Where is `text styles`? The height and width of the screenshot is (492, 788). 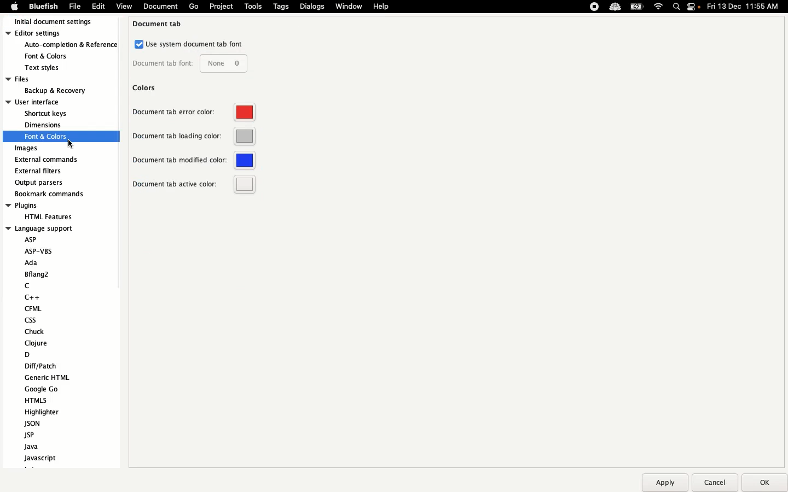
text styles is located at coordinates (49, 68).